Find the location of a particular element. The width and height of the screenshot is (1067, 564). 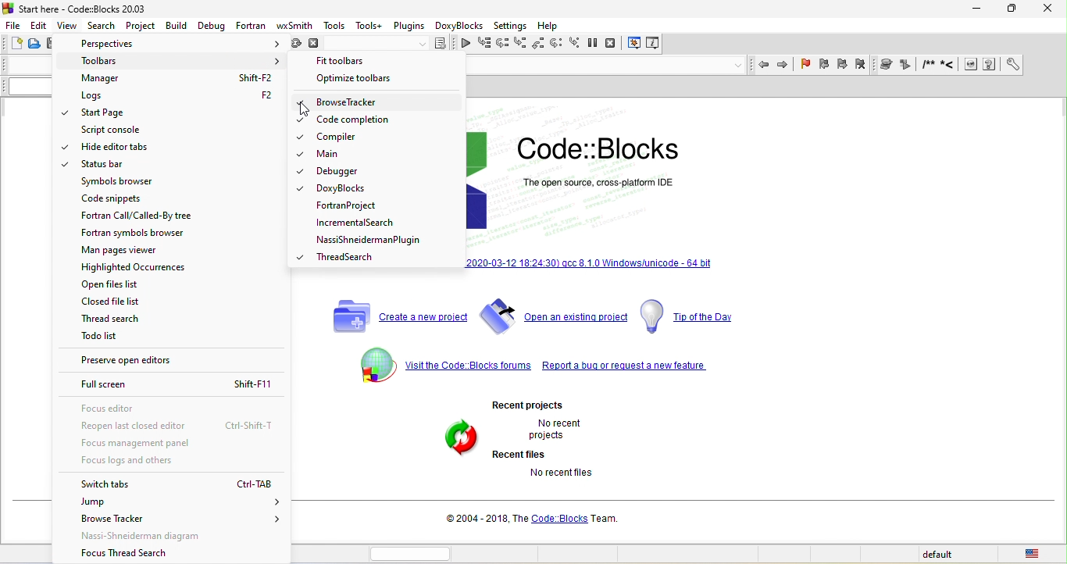

next instruction is located at coordinates (555, 44).